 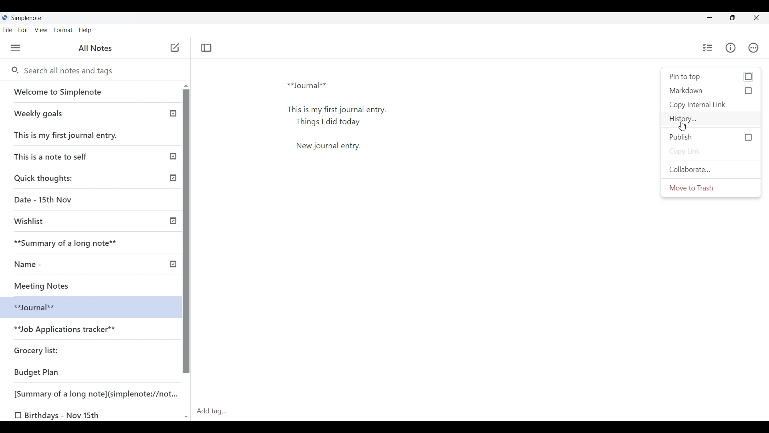 I want to click on selected note, so click(x=89, y=306).